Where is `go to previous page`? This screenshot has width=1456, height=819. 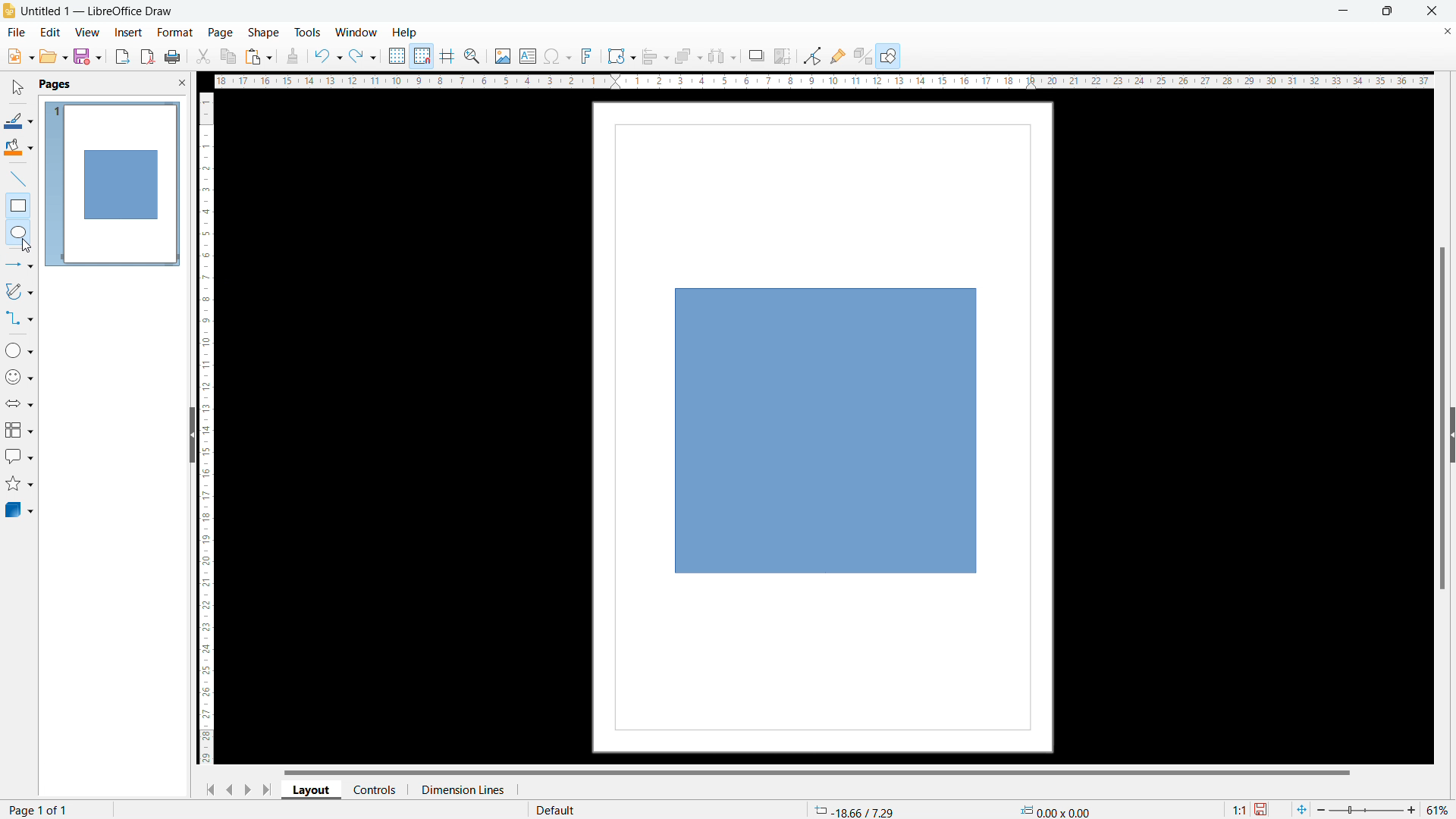
go to previous page is located at coordinates (230, 787).